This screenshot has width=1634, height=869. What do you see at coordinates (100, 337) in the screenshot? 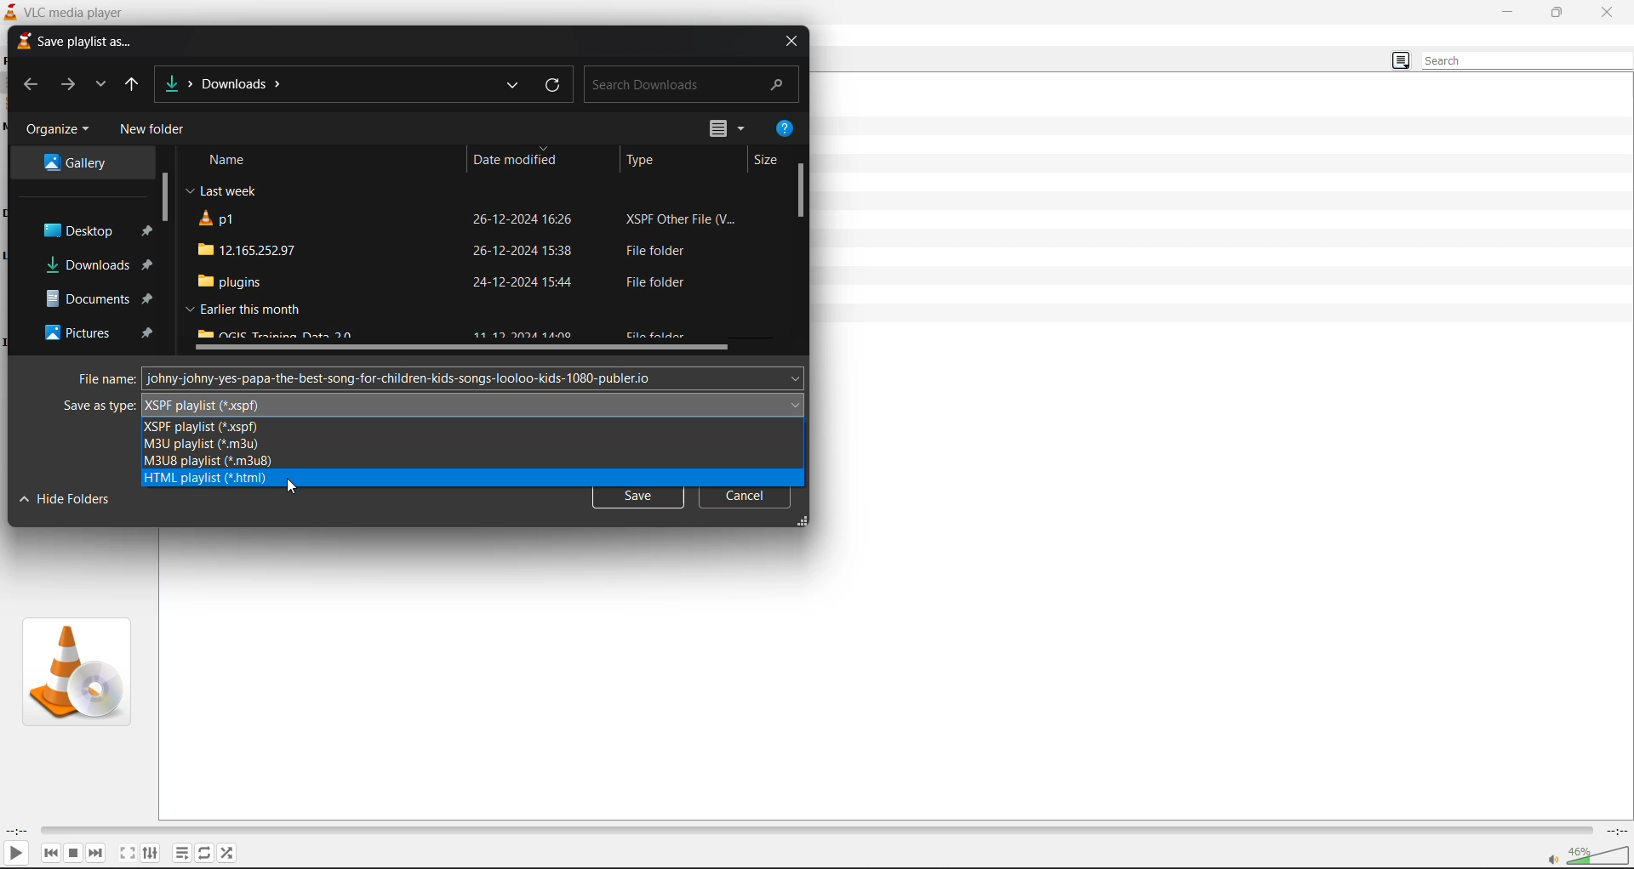
I see `pictures` at bounding box center [100, 337].